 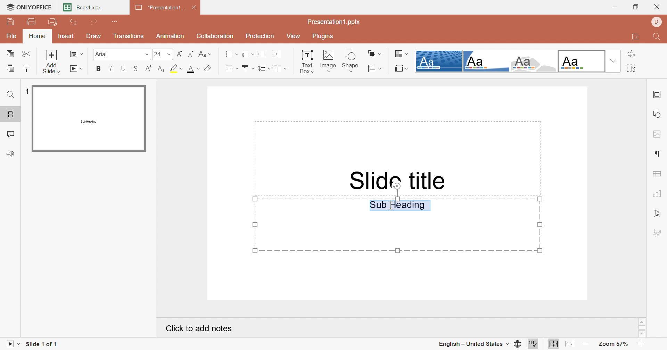 What do you see at coordinates (395, 225) in the screenshot?
I see `Sub Heading` at bounding box center [395, 225].